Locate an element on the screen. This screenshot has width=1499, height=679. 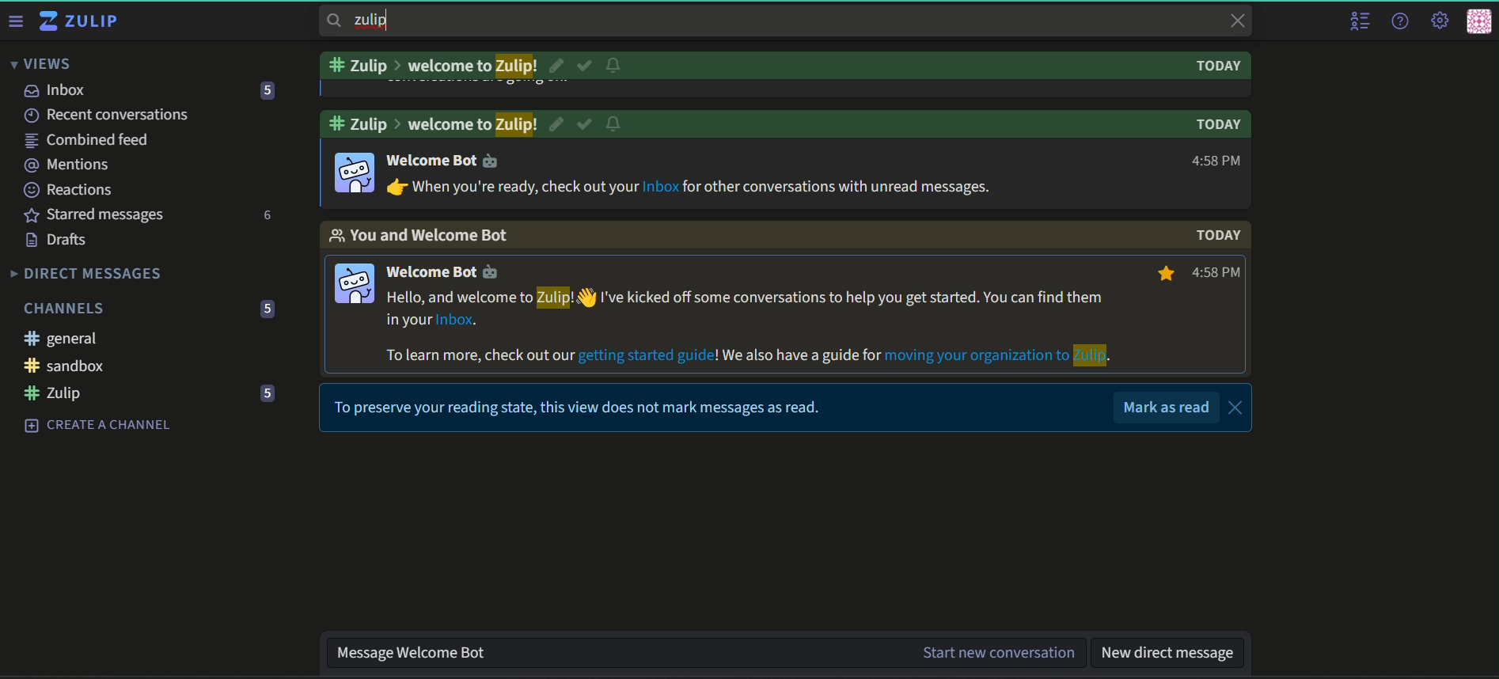
text is located at coordinates (448, 160).